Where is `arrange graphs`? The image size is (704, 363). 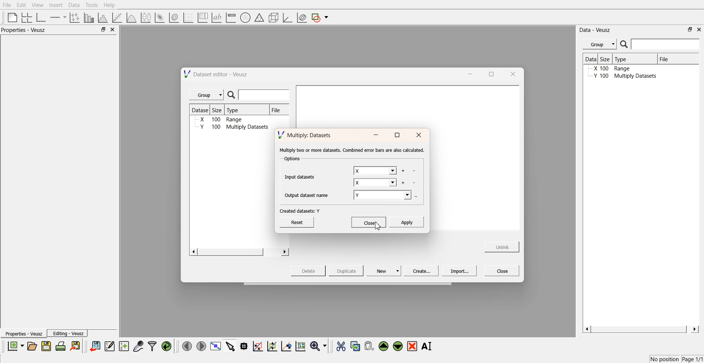 arrange graphs is located at coordinates (25, 17).